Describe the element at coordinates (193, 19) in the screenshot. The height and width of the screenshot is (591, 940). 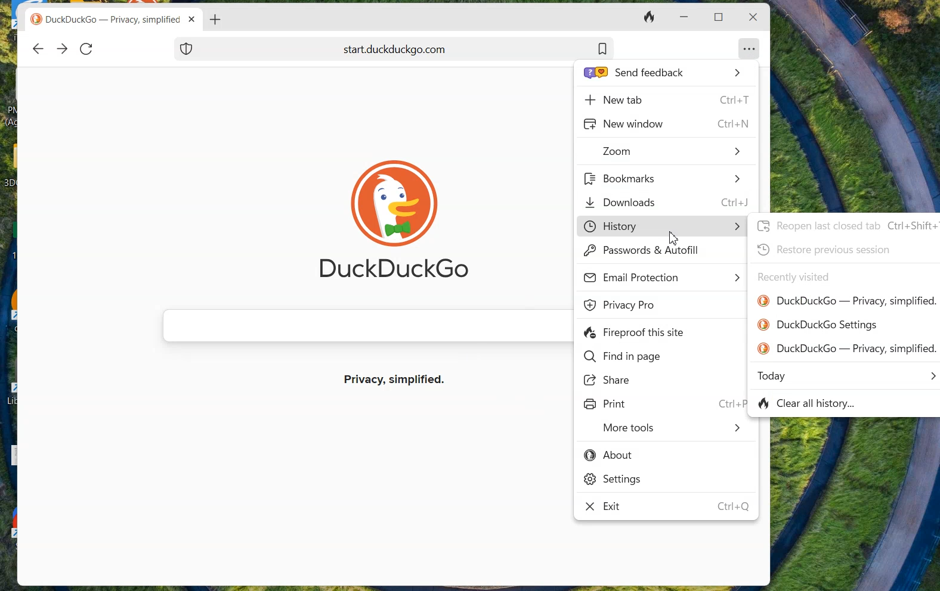
I see `close` at that location.